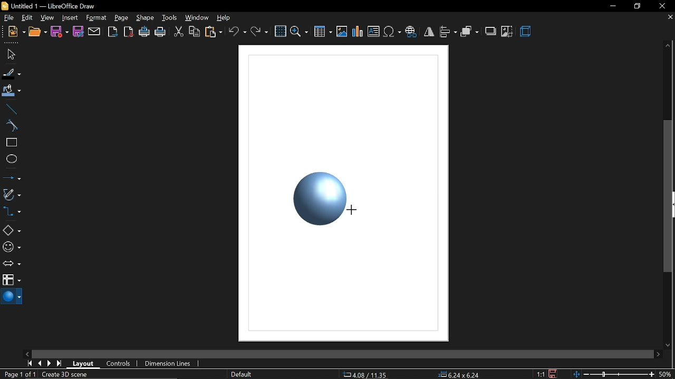 This screenshot has width=675, height=379. Describe the element at coordinates (237, 31) in the screenshot. I see `undo` at that location.